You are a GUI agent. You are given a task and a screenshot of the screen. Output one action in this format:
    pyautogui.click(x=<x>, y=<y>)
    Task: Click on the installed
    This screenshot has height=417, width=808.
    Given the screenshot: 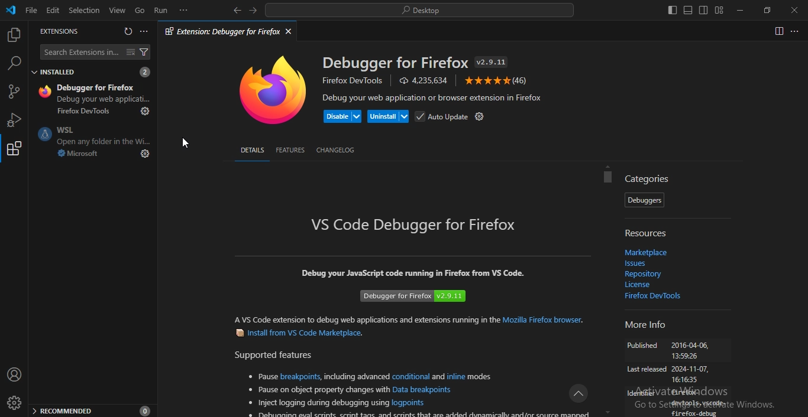 What is the action you would take?
    pyautogui.click(x=92, y=71)
    